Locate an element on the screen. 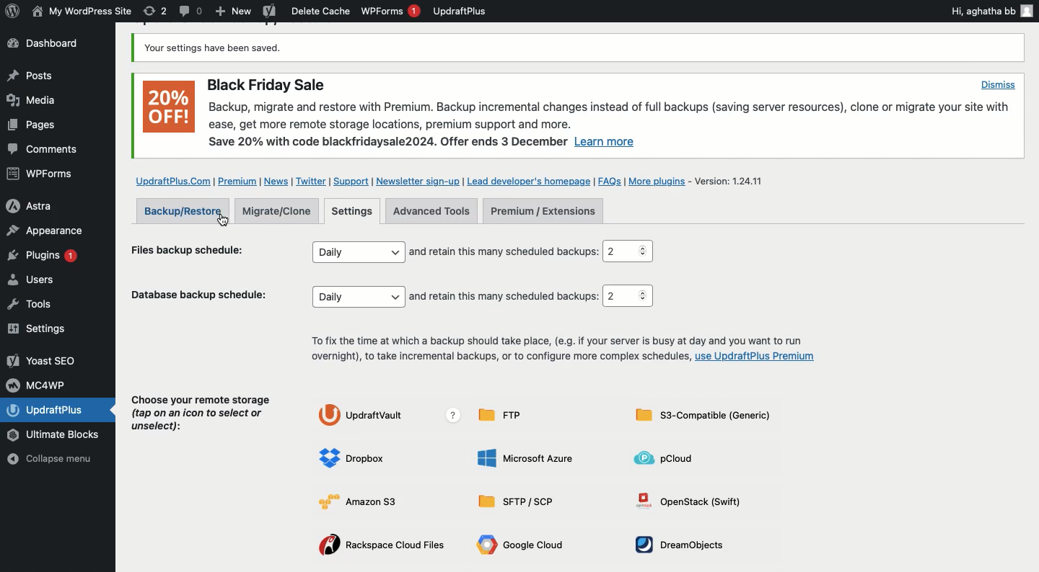 Image resolution: width=1039 pixels, height=572 pixels. Amazons3 is located at coordinates (358, 503).